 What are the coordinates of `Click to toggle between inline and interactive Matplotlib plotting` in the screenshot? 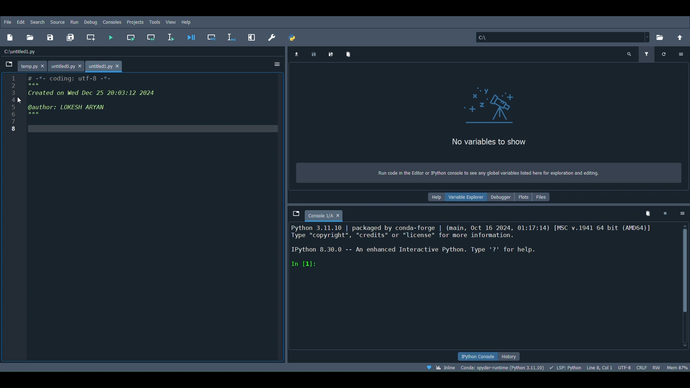 It's located at (440, 368).